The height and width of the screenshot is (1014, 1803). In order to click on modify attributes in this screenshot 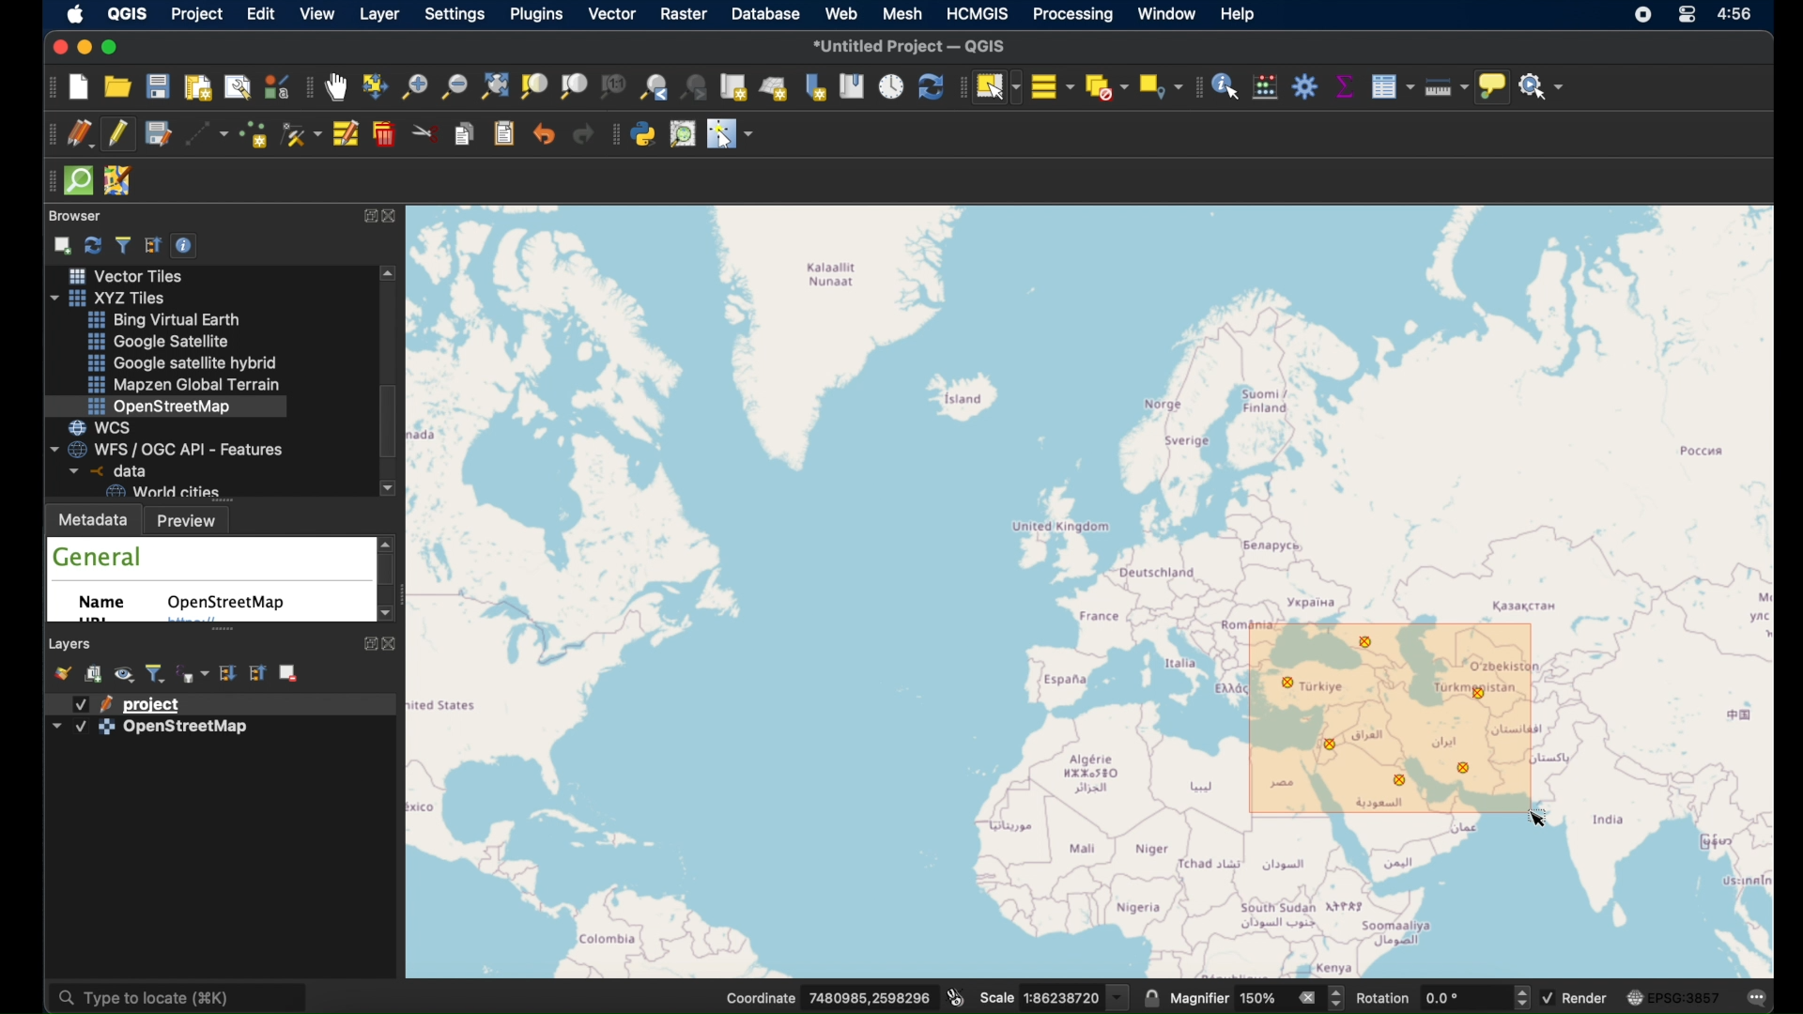, I will do `click(347, 135)`.